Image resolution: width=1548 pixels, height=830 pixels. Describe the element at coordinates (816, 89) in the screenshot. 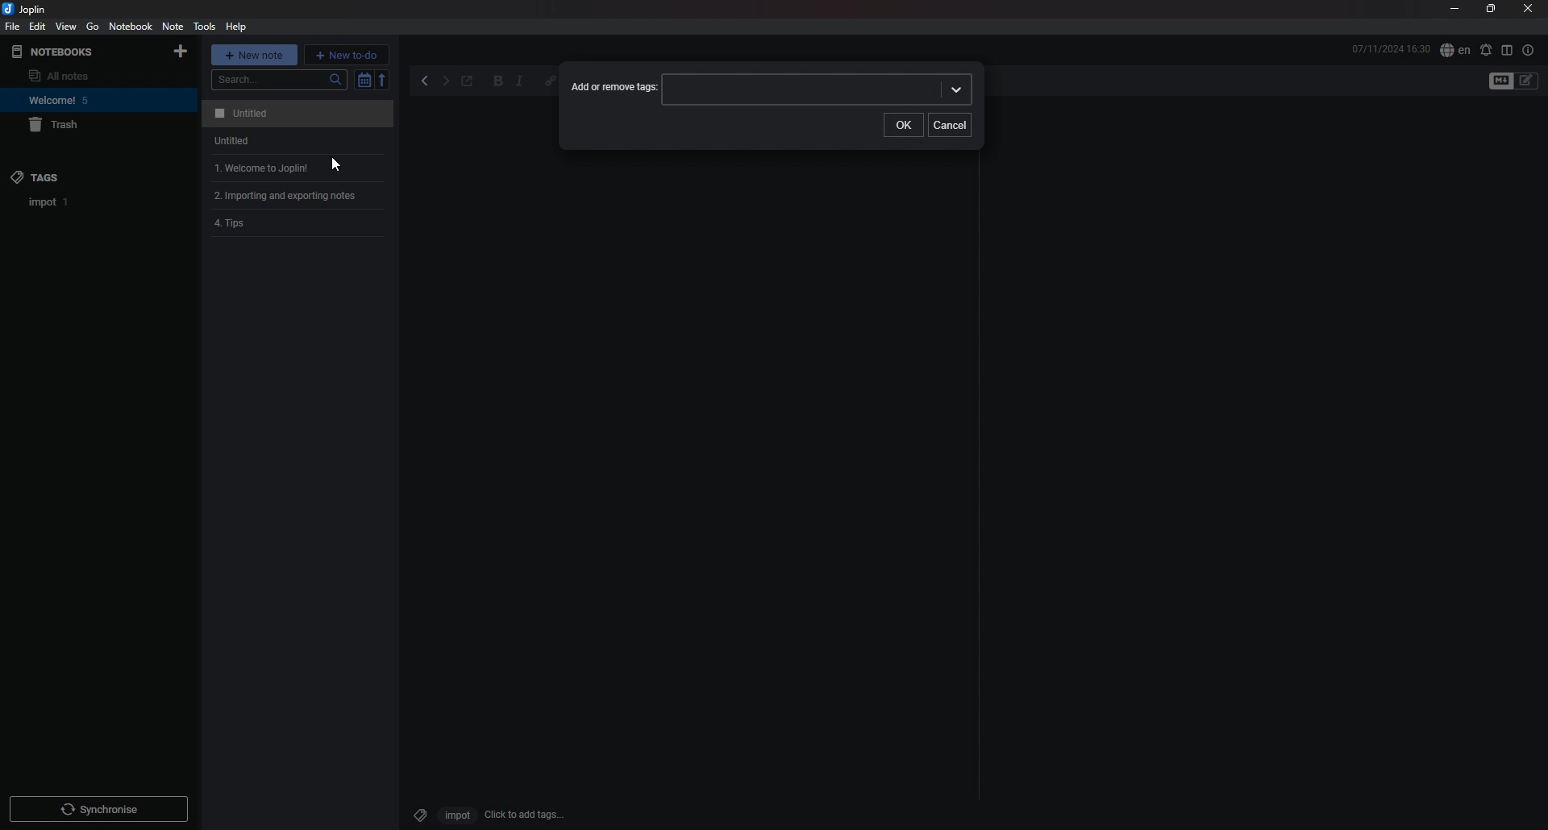

I see `input box` at that location.